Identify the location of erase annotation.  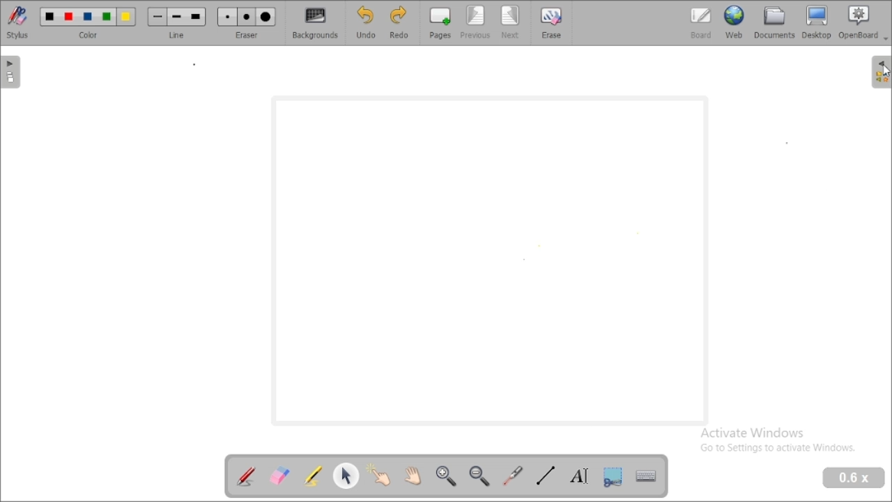
(280, 475).